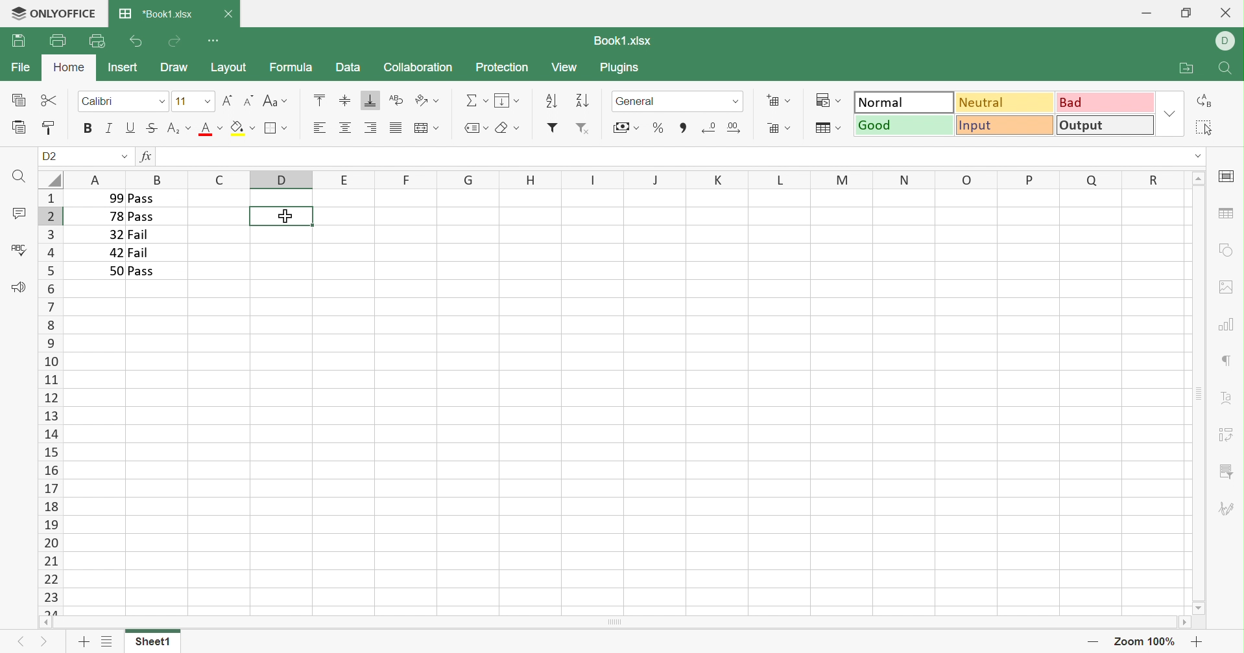  What do you see at coordinates (1186, 12) in the screenshot?
I see `Restore down` at bounding box center [1186, 12].